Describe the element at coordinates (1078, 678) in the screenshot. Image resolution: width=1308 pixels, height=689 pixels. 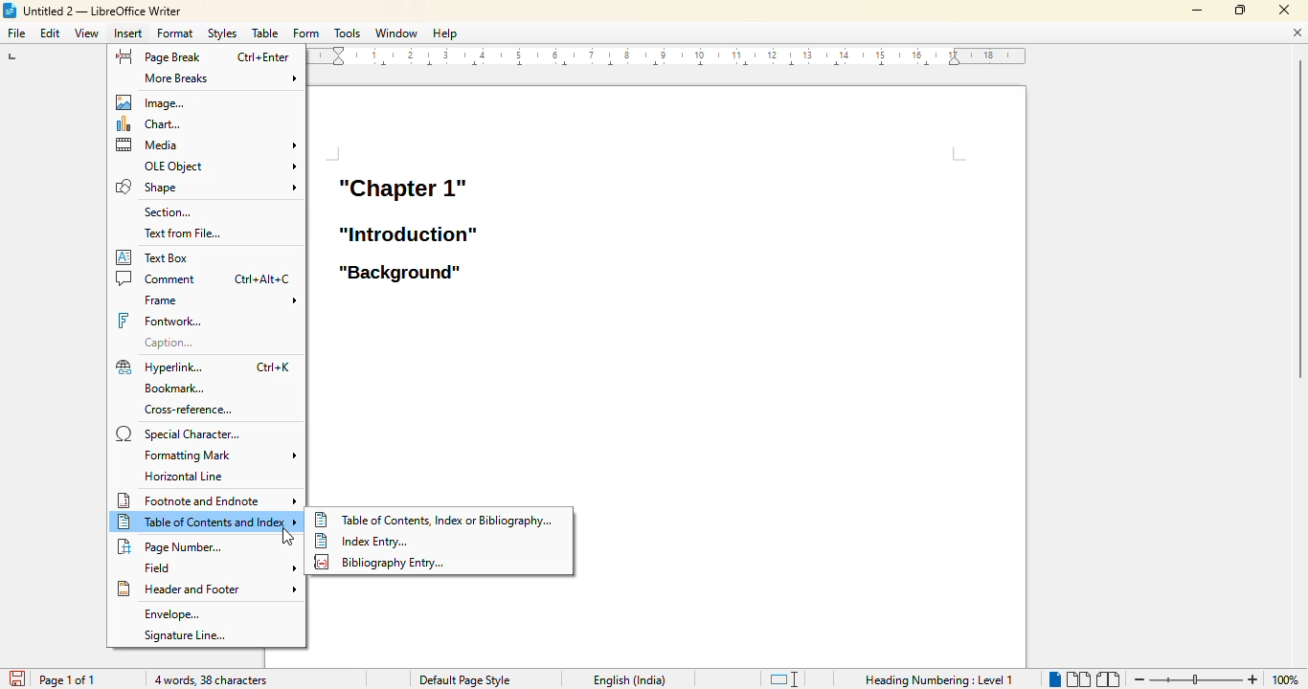
I see `multi-page view` at that location.